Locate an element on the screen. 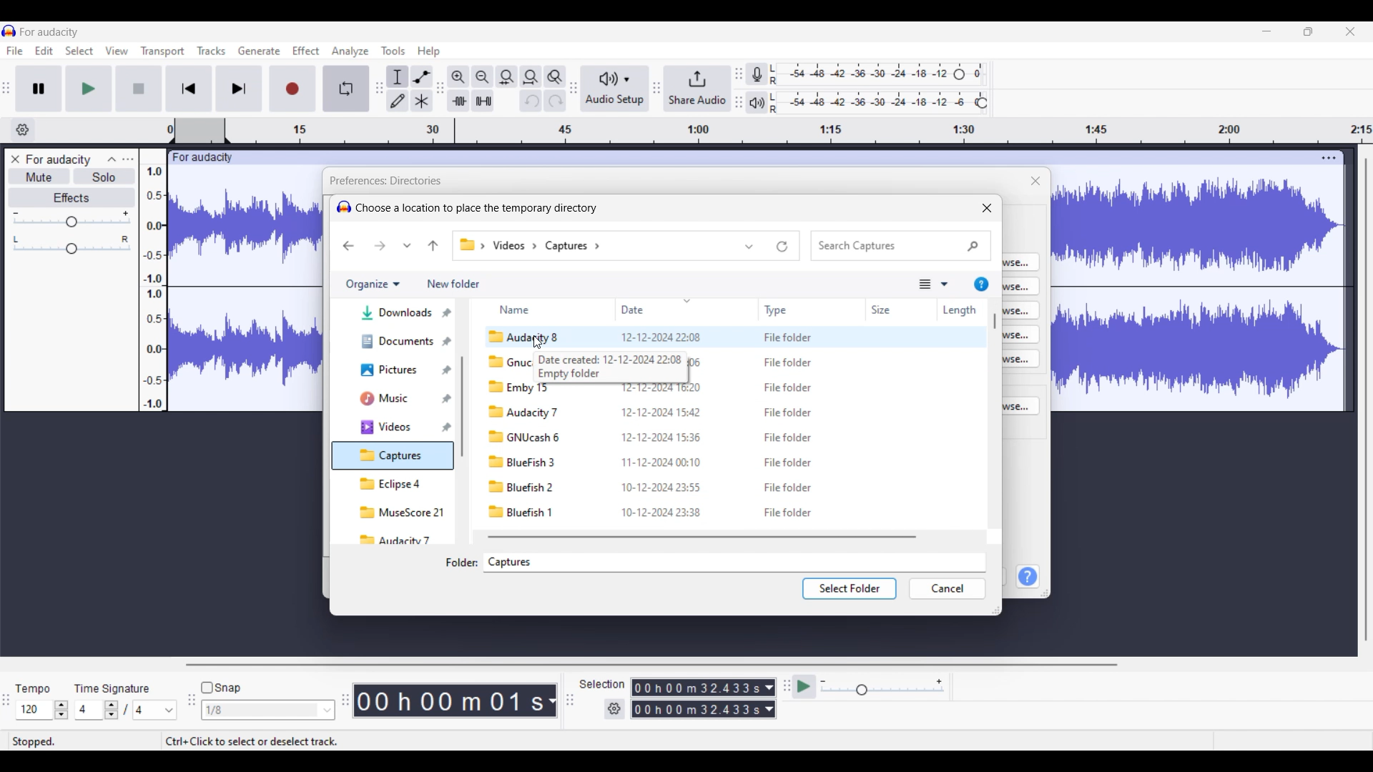  file folder is located at coordinates (788, 437).